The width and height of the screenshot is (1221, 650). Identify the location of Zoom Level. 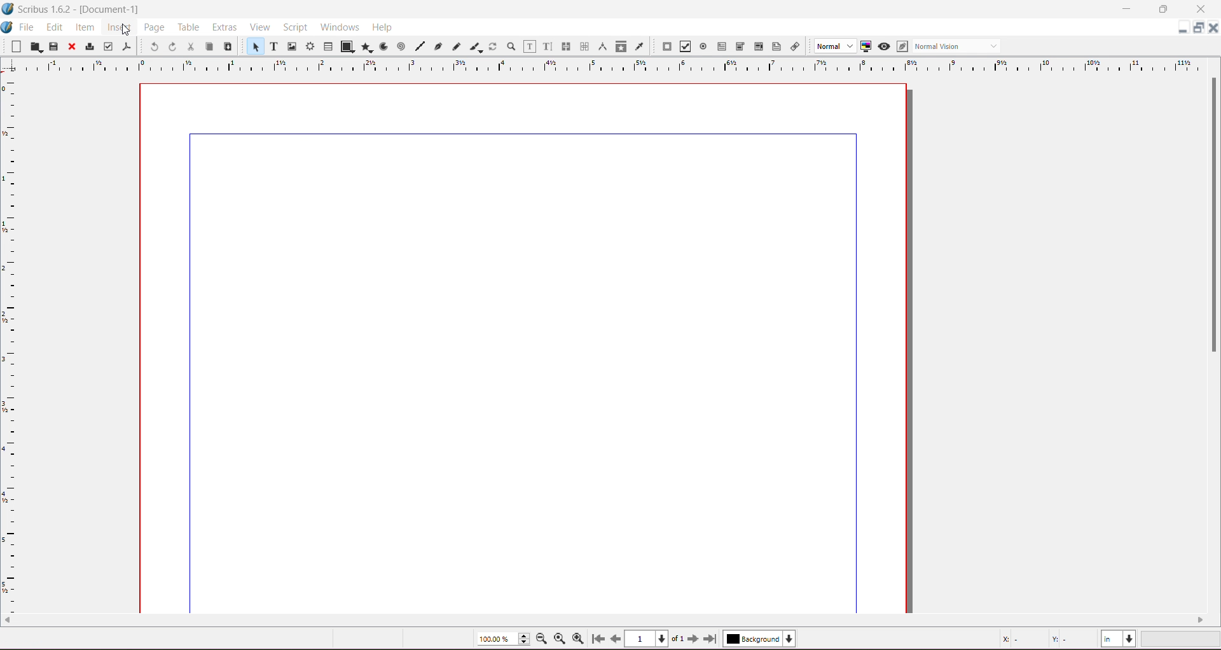
(1182, 639).